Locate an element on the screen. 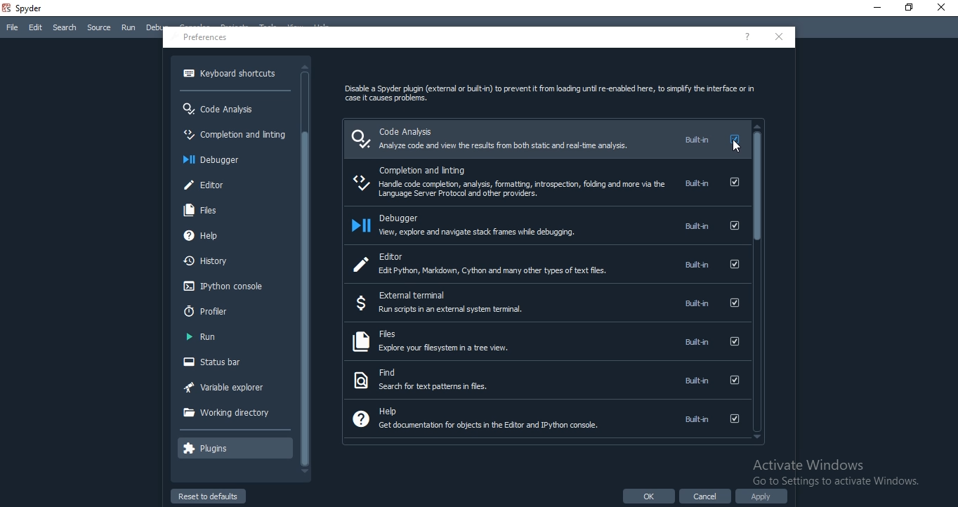 The height and width of the screenshot is (507, 958). ok is located at coordinates (648, 496).